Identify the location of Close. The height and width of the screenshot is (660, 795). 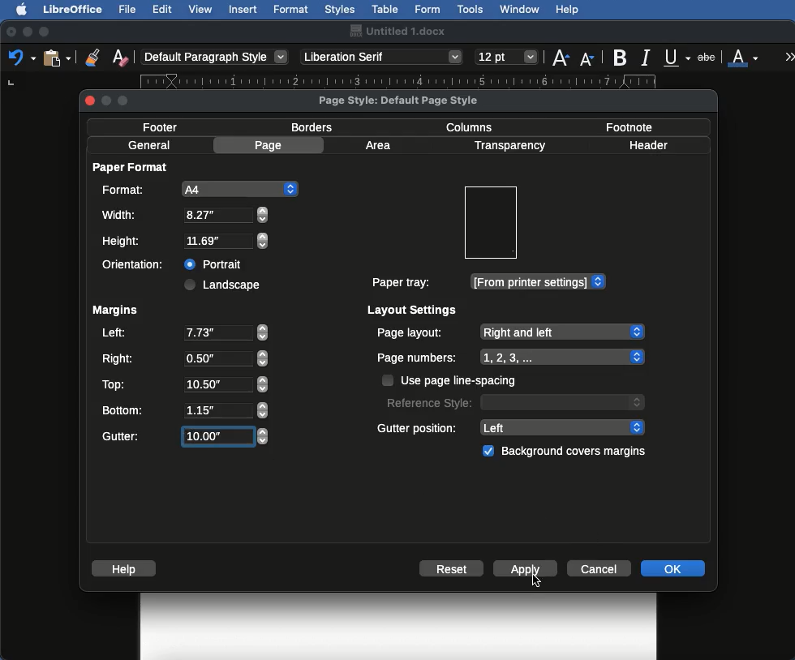
(11, 32).